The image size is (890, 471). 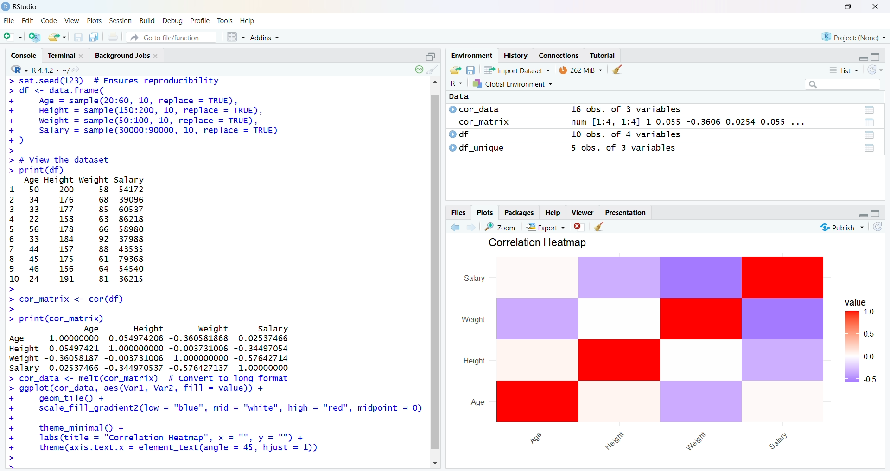 What do you see at coordinates (855, 38) in the screenshot?
I see `Project (None)` at bounding box center [855, 38].